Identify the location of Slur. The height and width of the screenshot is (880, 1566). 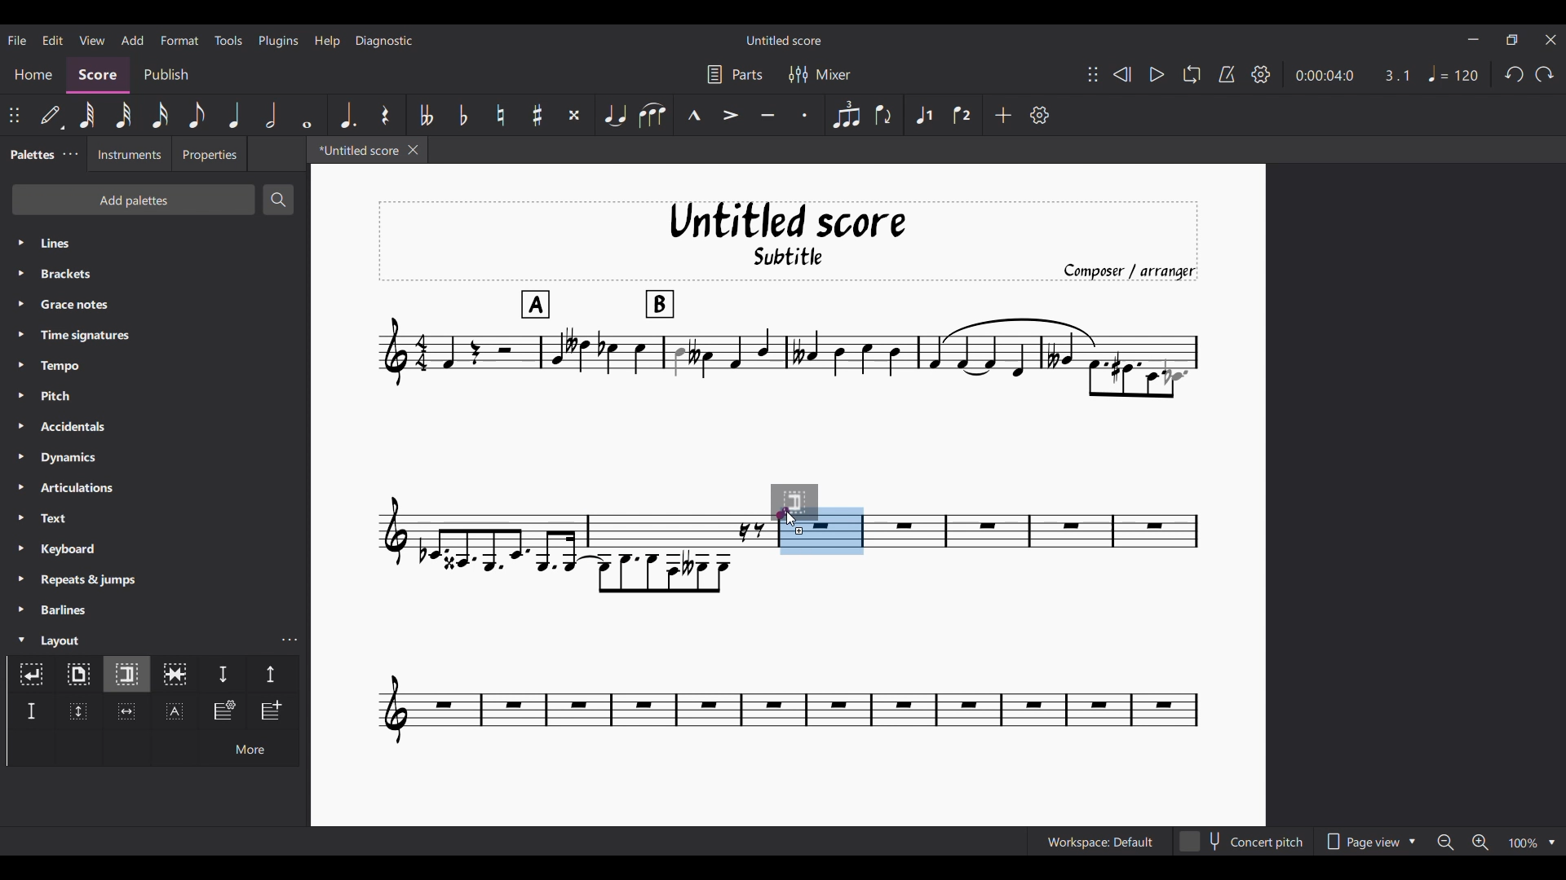
(652, 115).